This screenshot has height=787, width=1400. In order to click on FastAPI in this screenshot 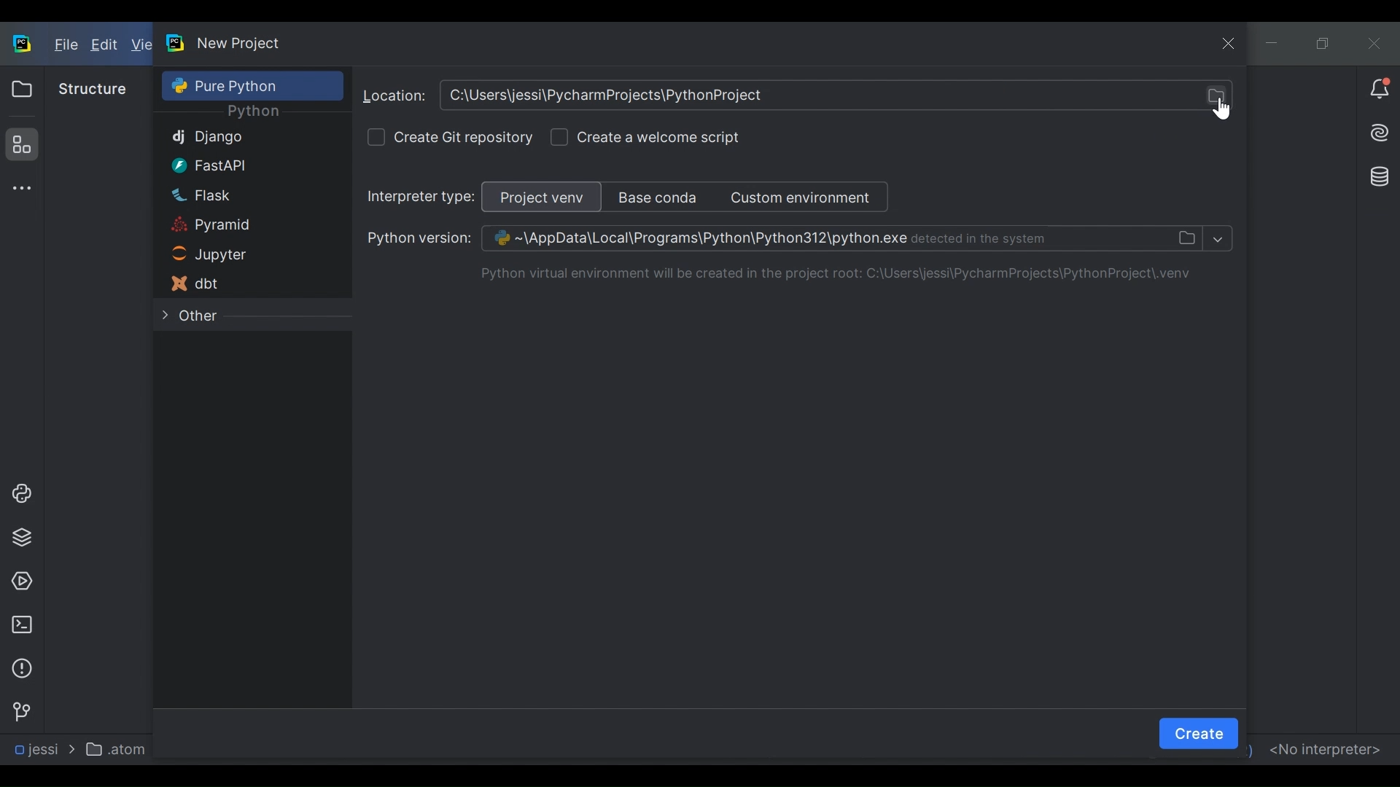, I will do `click(237, 165)`.